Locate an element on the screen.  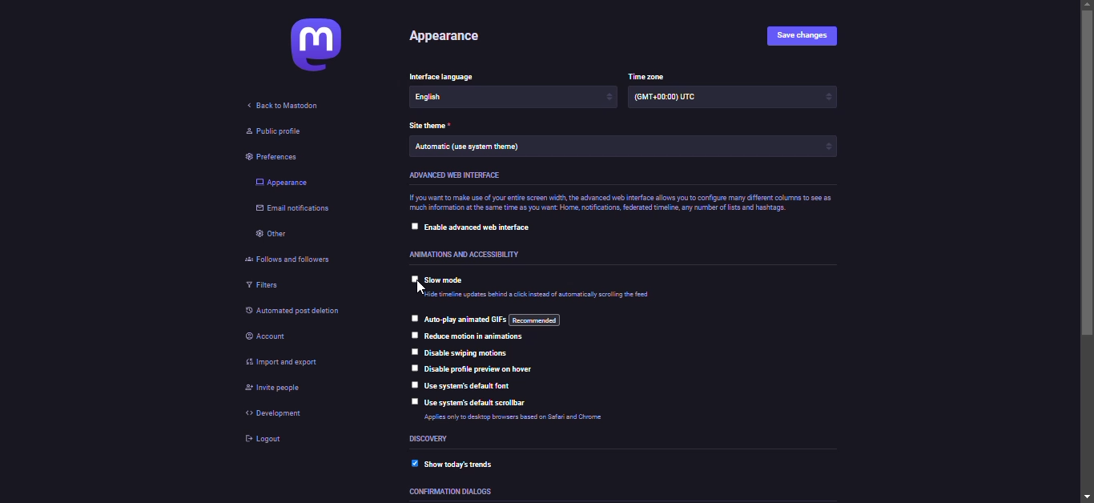
follows and followers is located at coordinates (288, 260).